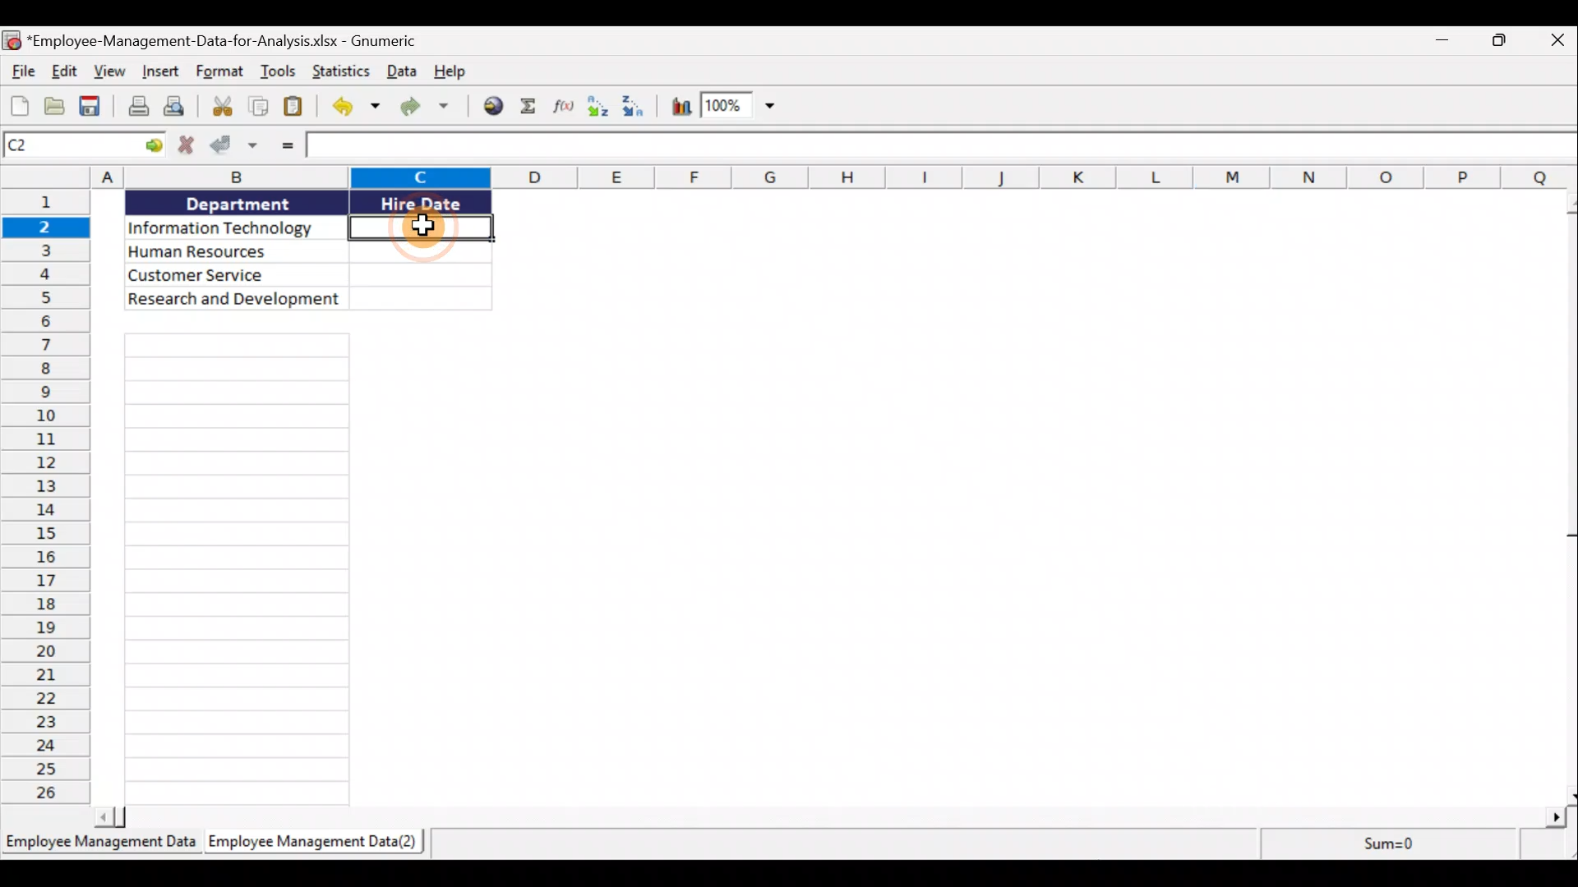 The width and height of the screenshot is (1578, 887). What do you see at coordinates (282, 71) in the screenshot?
I see `Tools` at bounding box center [282, 71].